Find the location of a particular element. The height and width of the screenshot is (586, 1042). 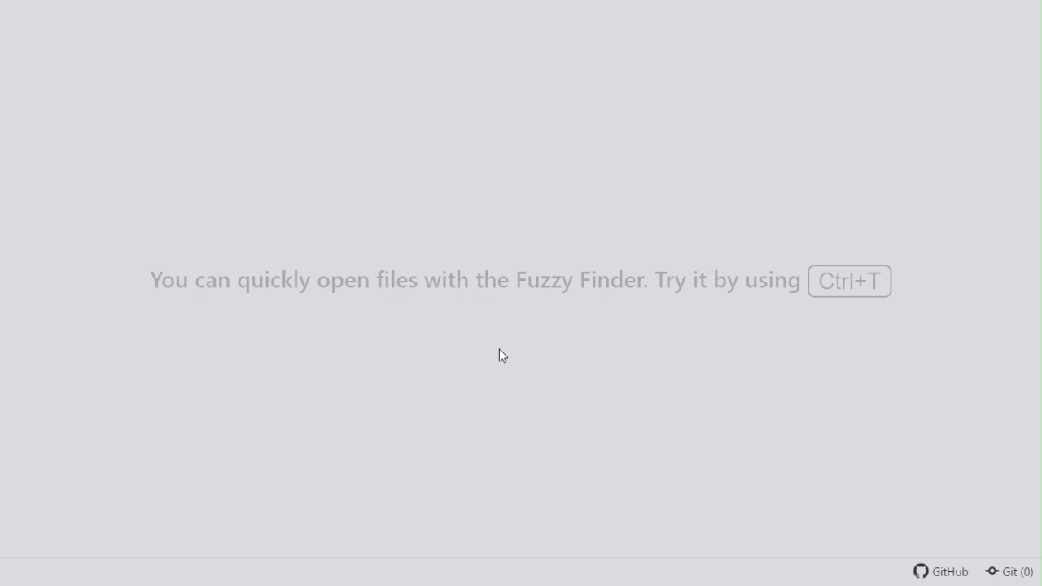

cursor is located at coordinates (497, 358).